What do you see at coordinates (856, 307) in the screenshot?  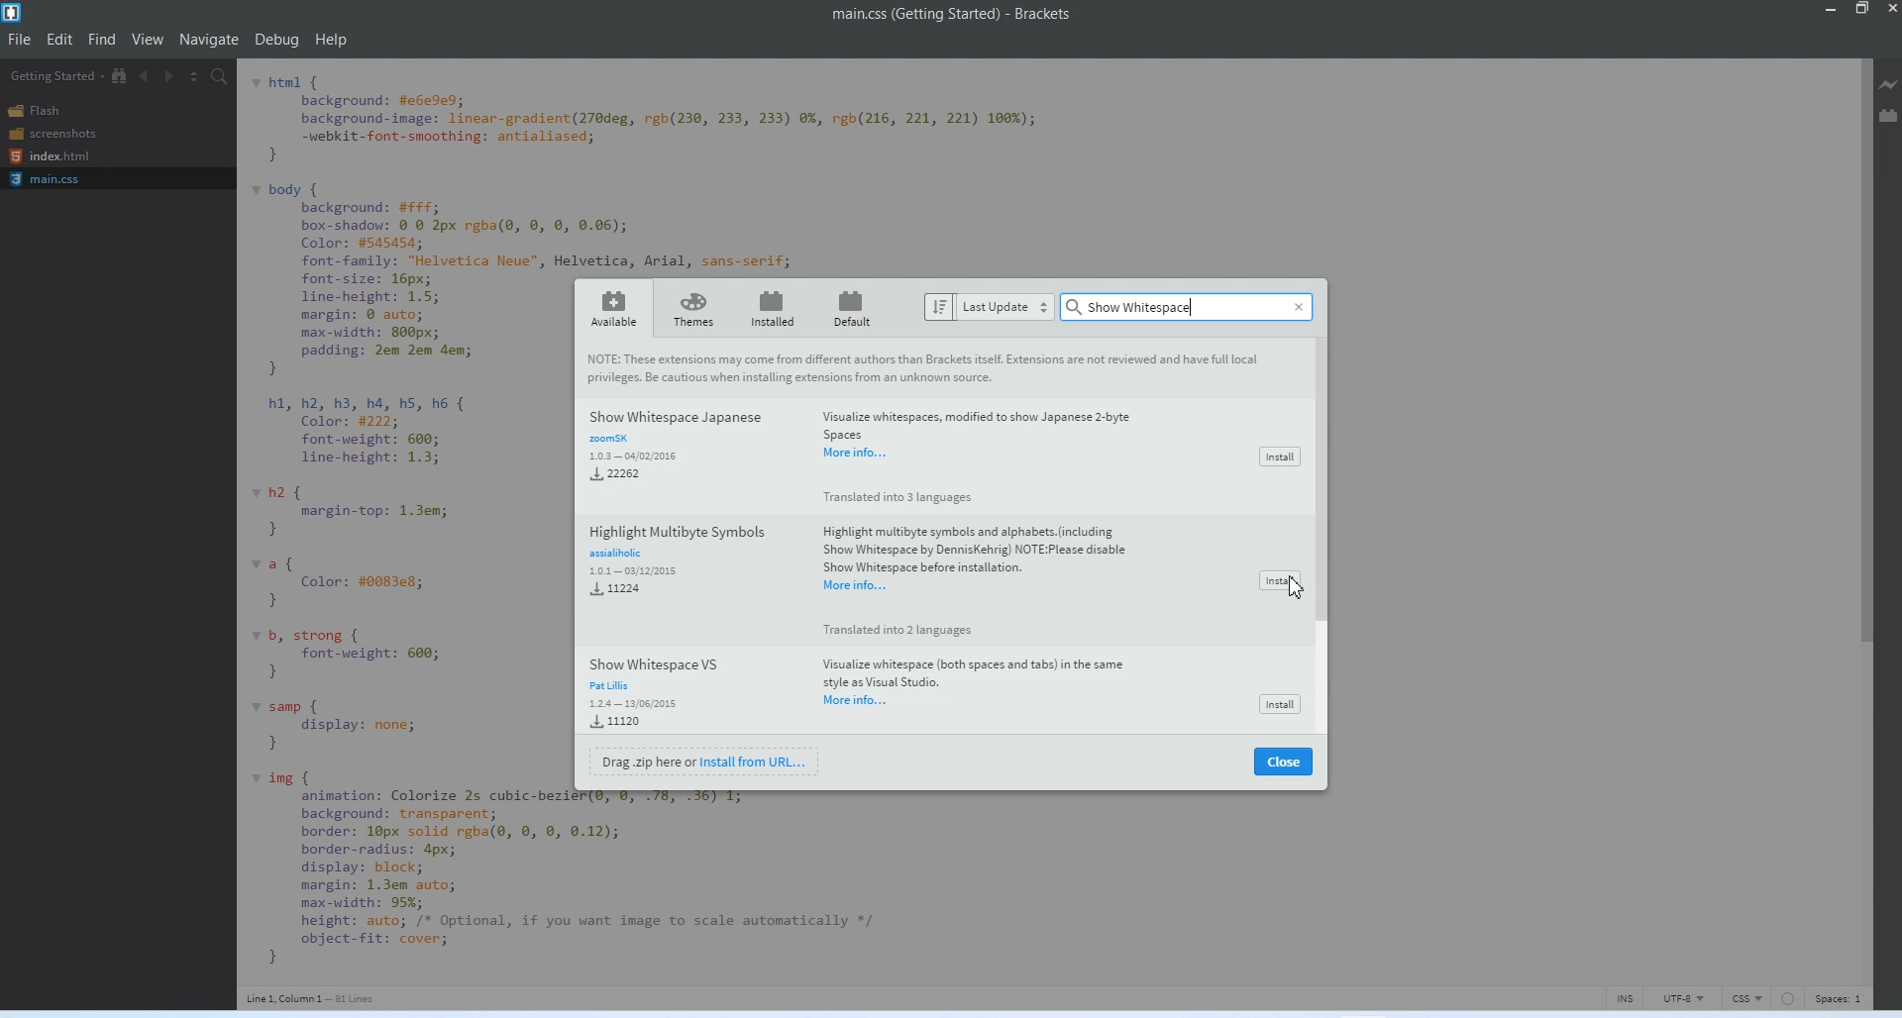 I see `Default` at bounding box center [856, 307].